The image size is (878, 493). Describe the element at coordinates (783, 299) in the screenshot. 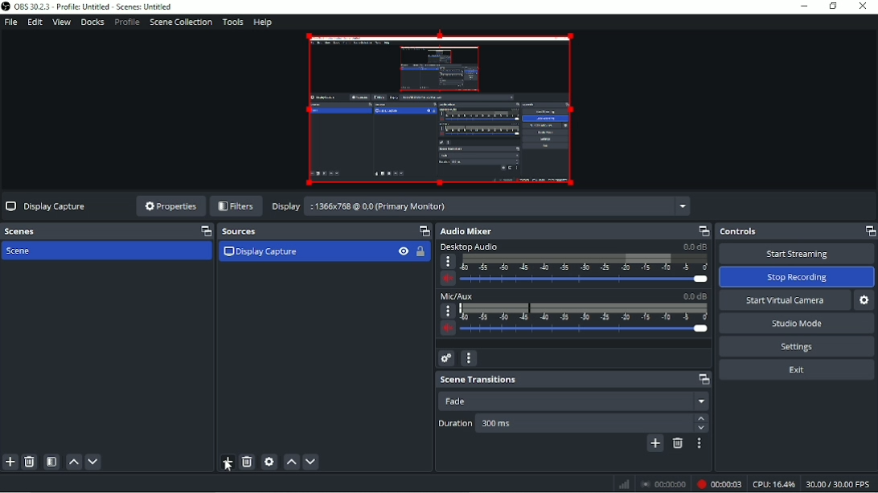

I see `Start virtual camera` at that location.